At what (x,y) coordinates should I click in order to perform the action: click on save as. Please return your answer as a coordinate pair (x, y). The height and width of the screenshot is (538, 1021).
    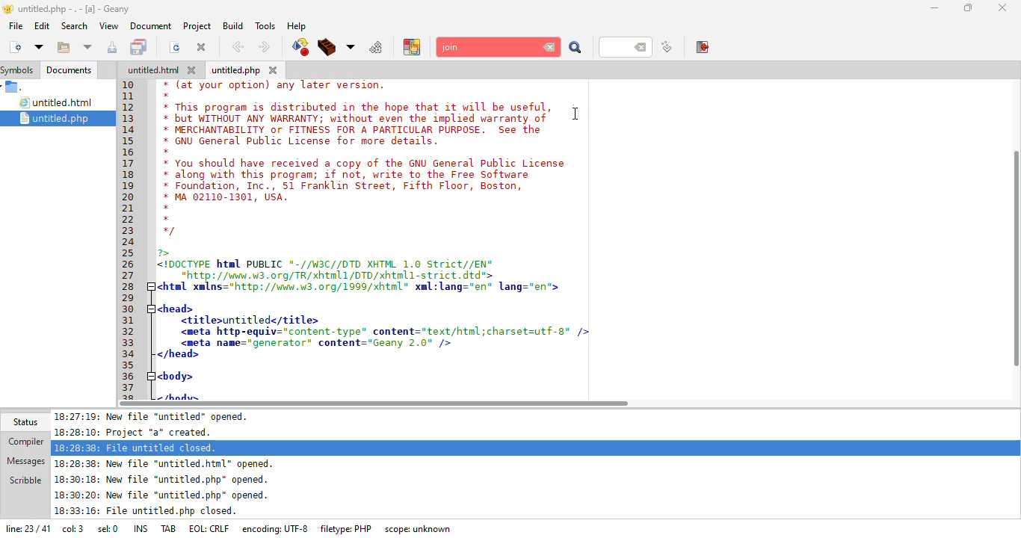
    Looking at the image, I should click on (114, 47).